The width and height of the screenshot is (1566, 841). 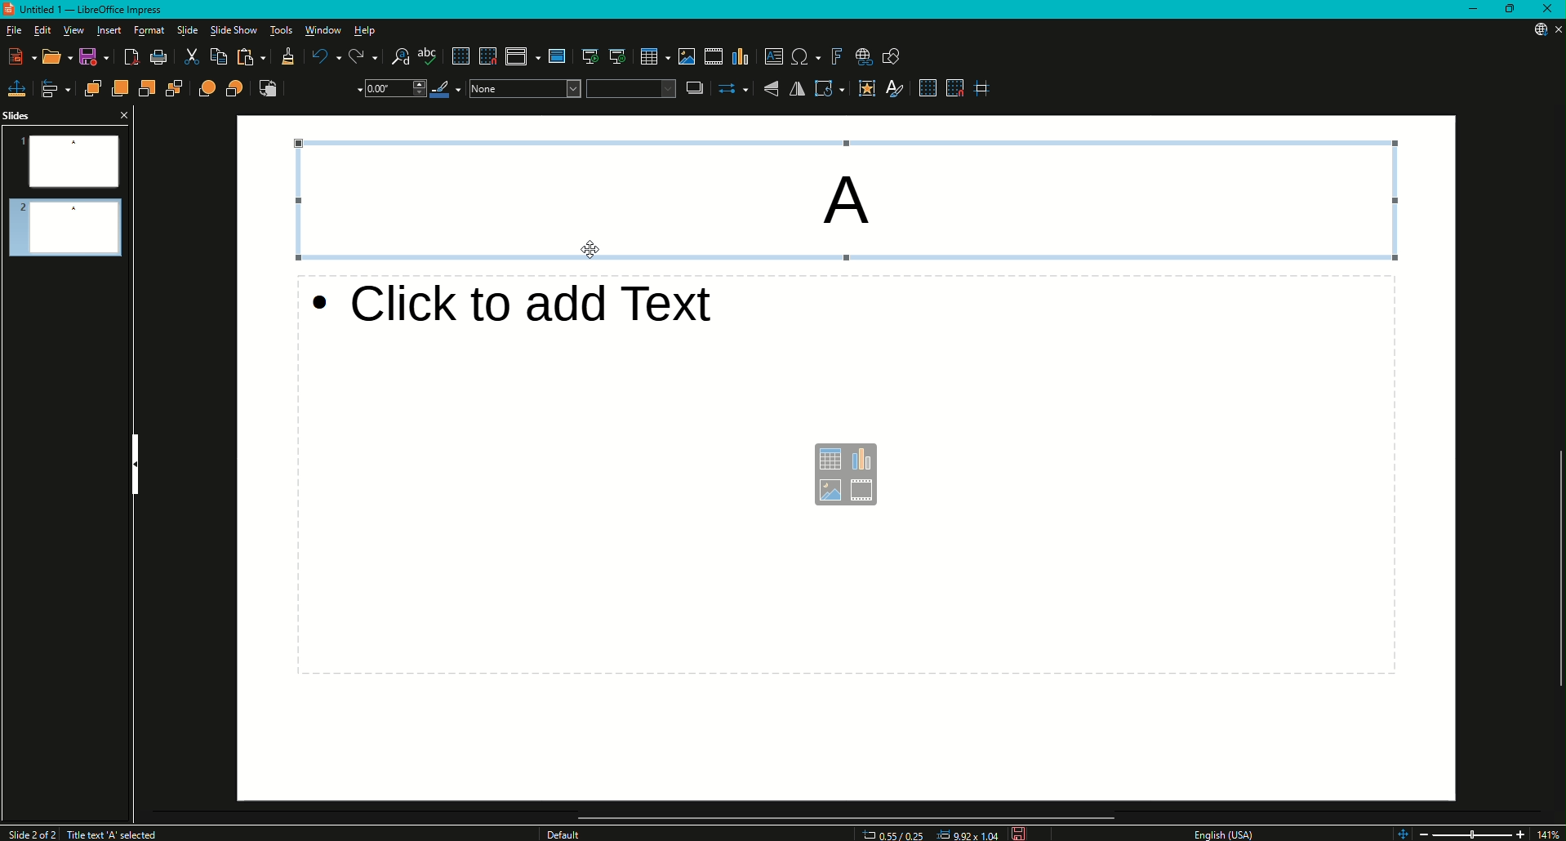 I want to click on Line Style, so click(x=323, y=90).